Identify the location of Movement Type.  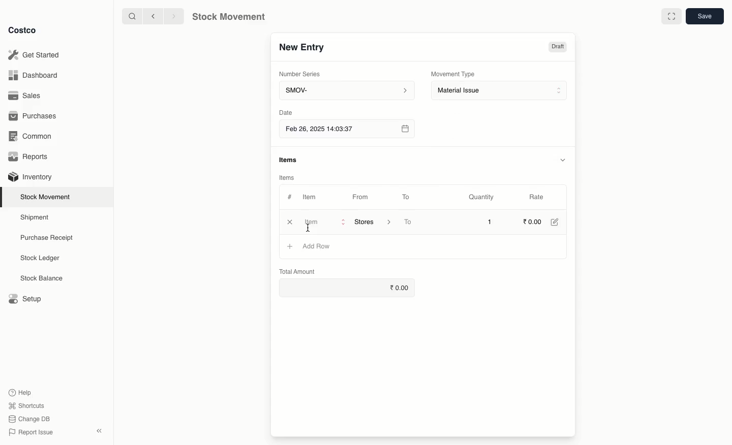
(453, 74).